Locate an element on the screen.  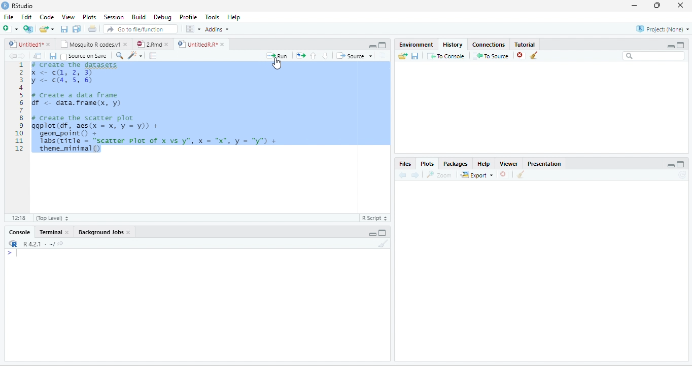
Refresh current plot is located at coordinates (682, 174).